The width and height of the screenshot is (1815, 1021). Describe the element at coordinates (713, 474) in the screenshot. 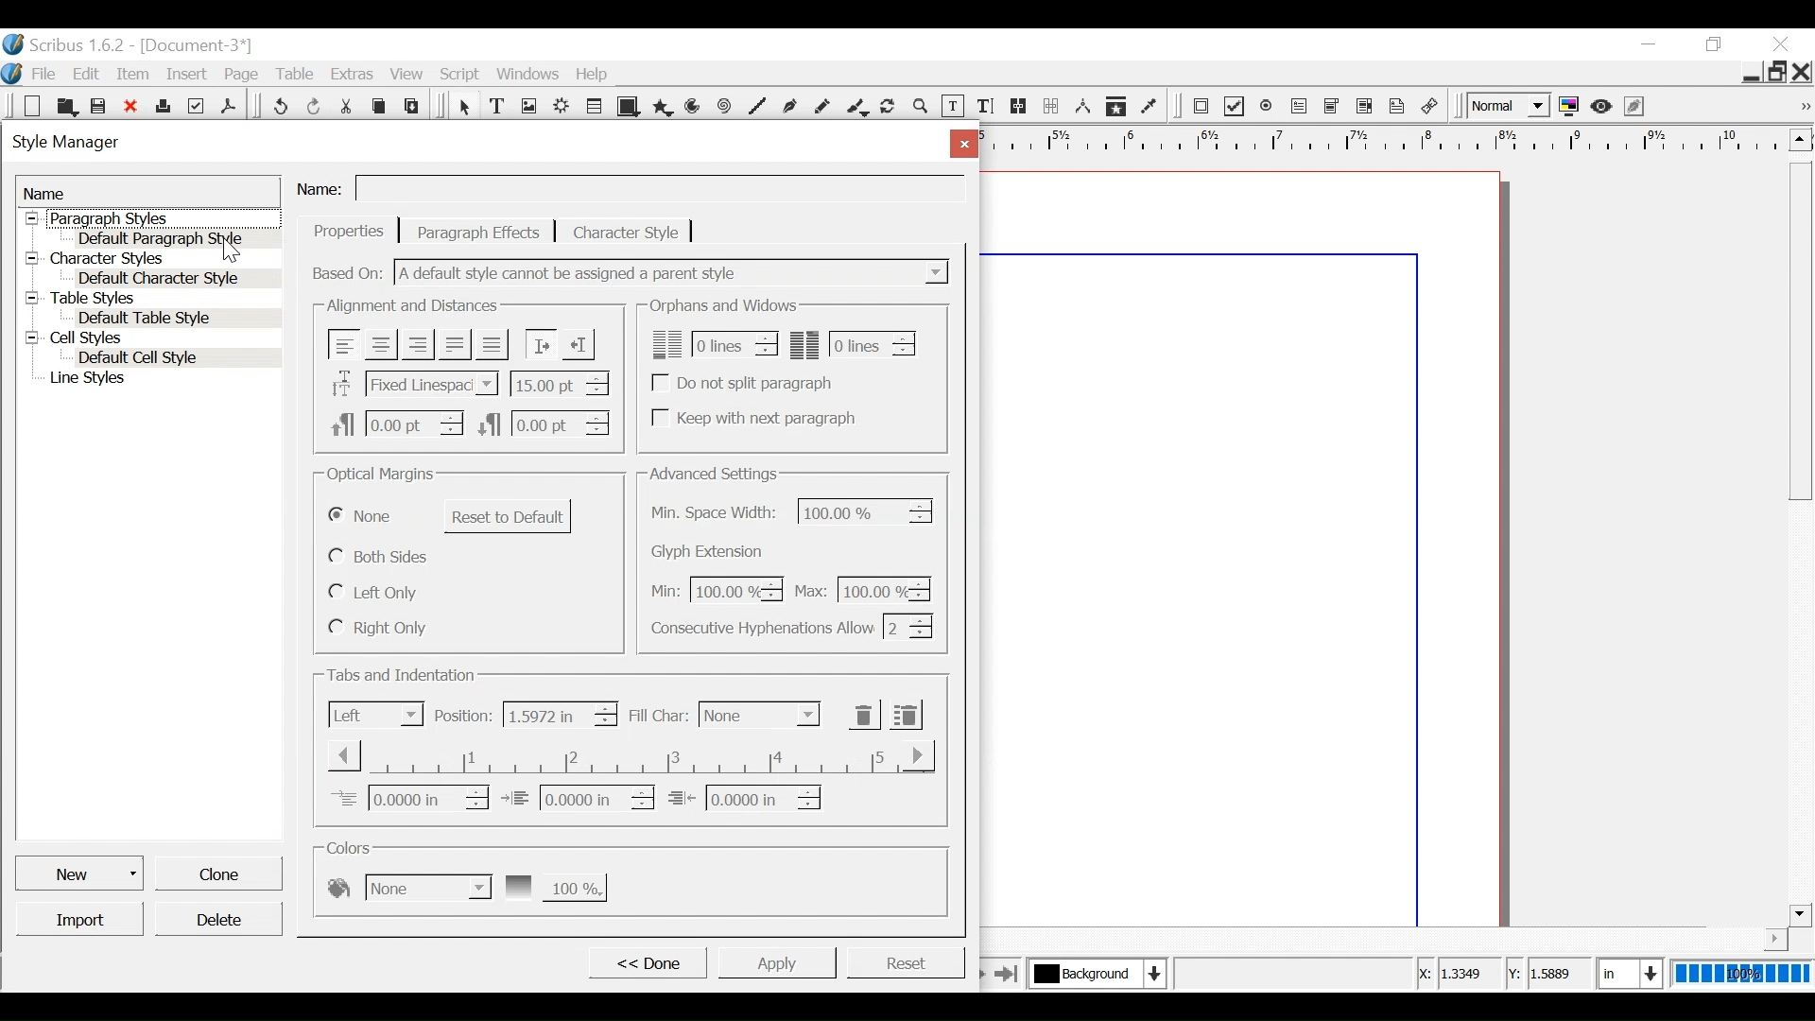

I see `Advanced Setting` at that location.